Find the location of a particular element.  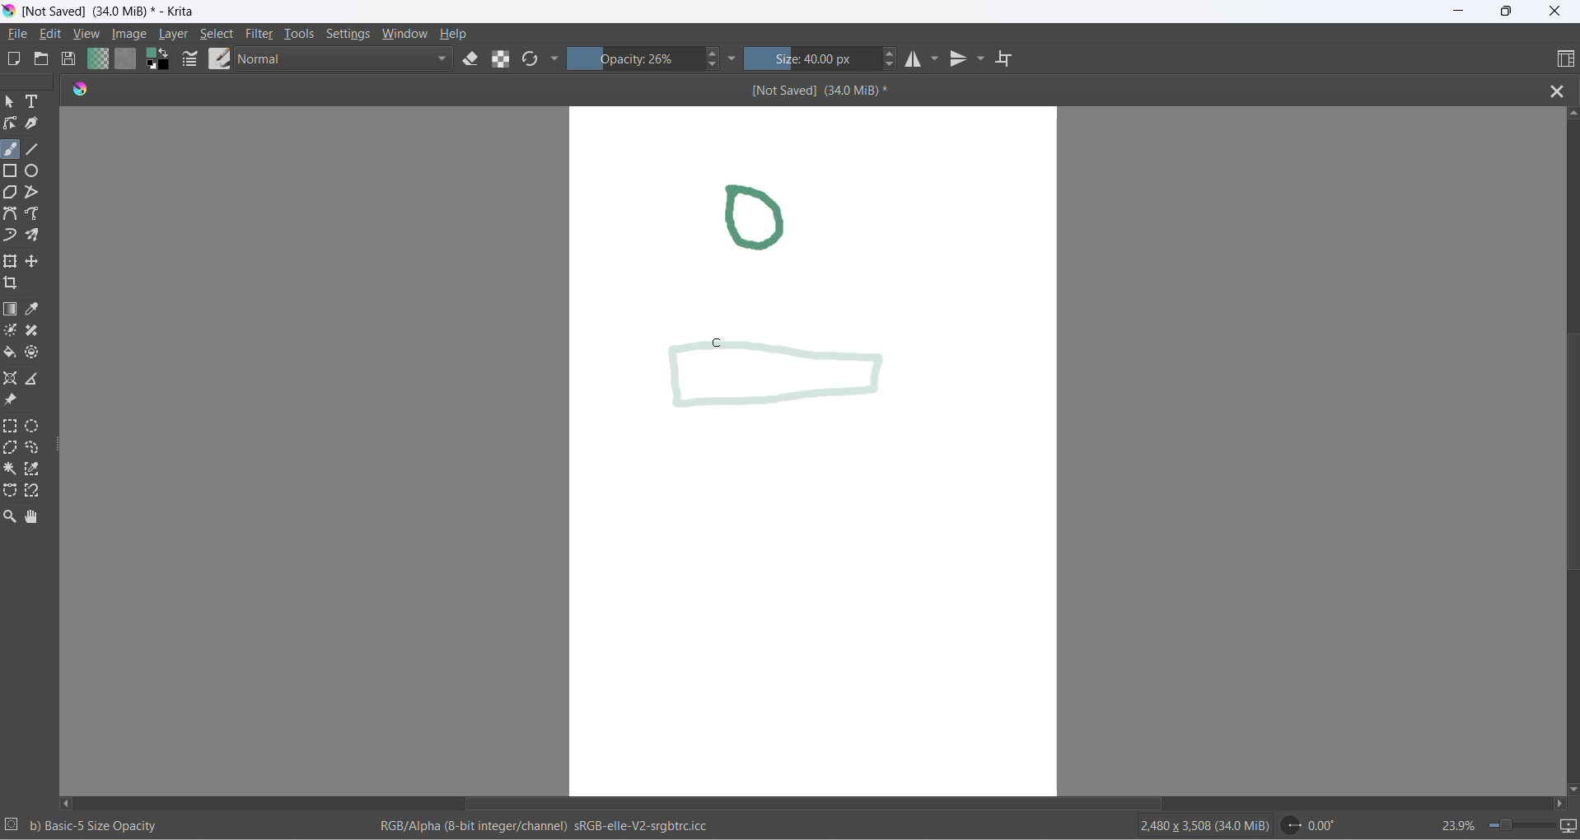

move a layer is located at coordinates (37, 259).